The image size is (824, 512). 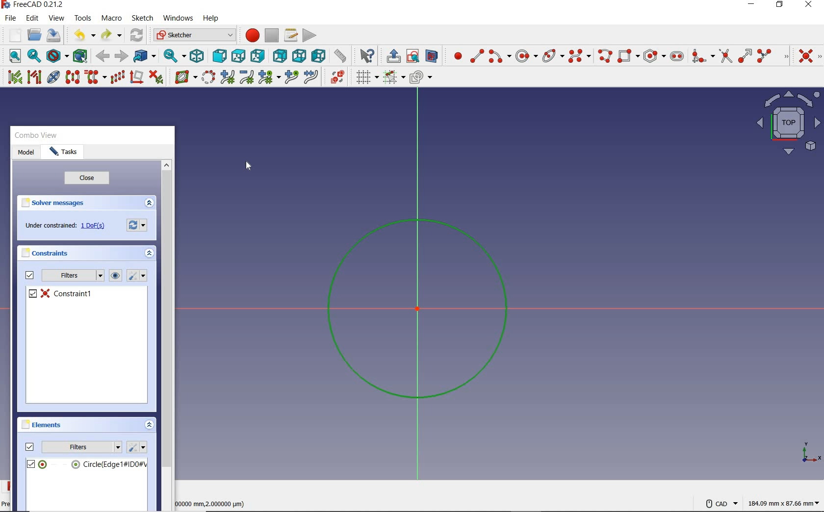 What do you see at coordinates (268, 77) in the screenshot?
I see `modify knot multiplicity` at bounding box center [268, 77].